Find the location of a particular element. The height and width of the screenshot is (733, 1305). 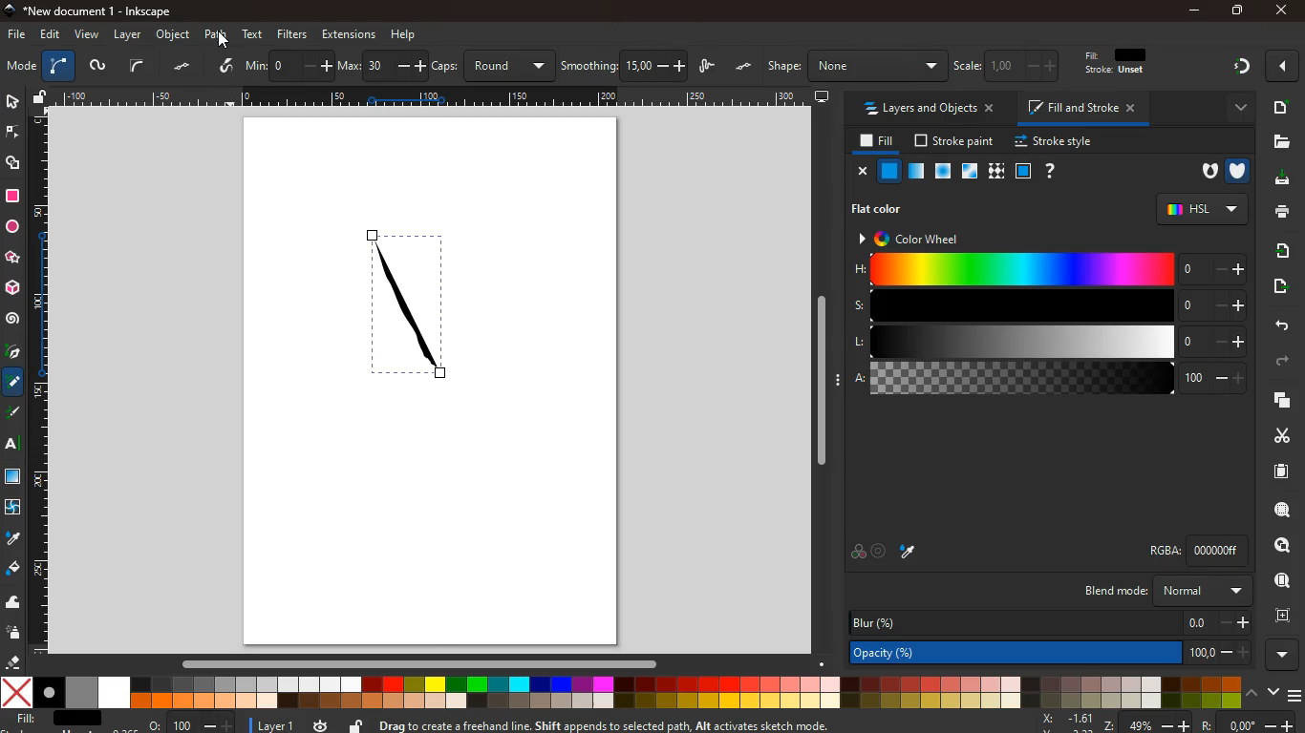

3d tool is located at coordinates (11, 288).